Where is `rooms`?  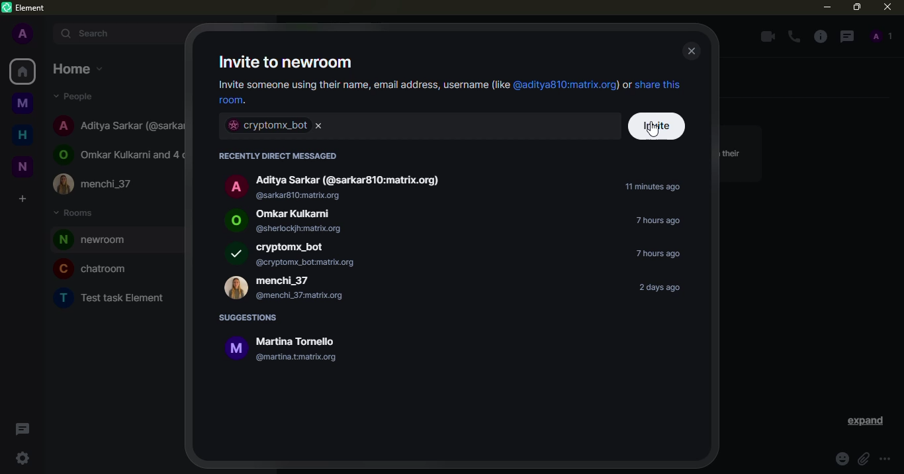
rooms is located at coordinates (75, 214).